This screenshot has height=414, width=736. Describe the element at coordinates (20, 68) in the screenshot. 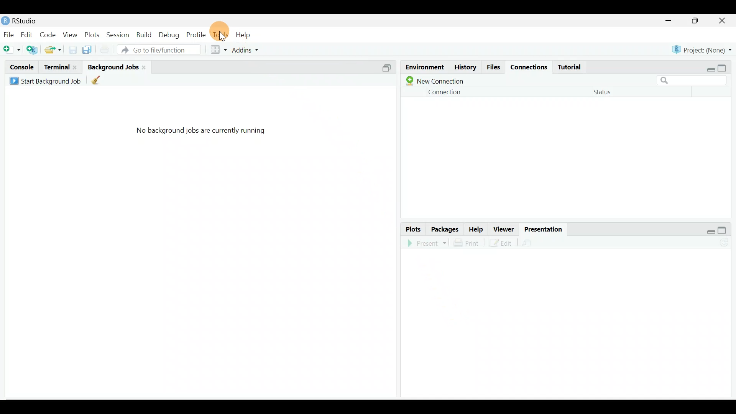

I see `Console` at that location.